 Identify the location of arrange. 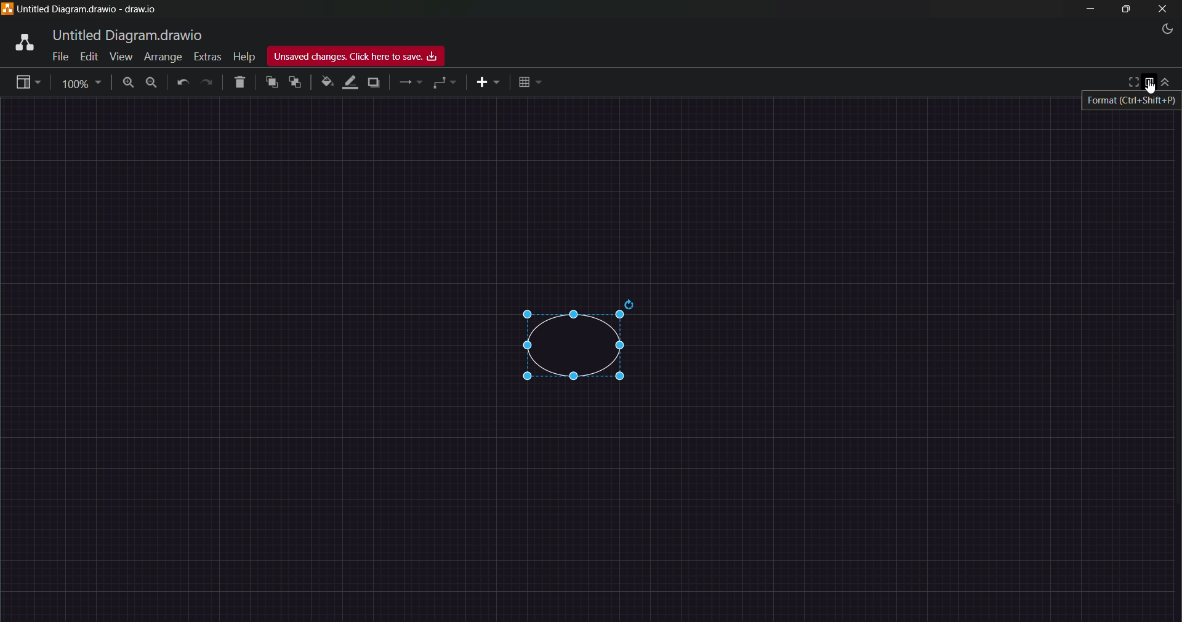
(164, 57).